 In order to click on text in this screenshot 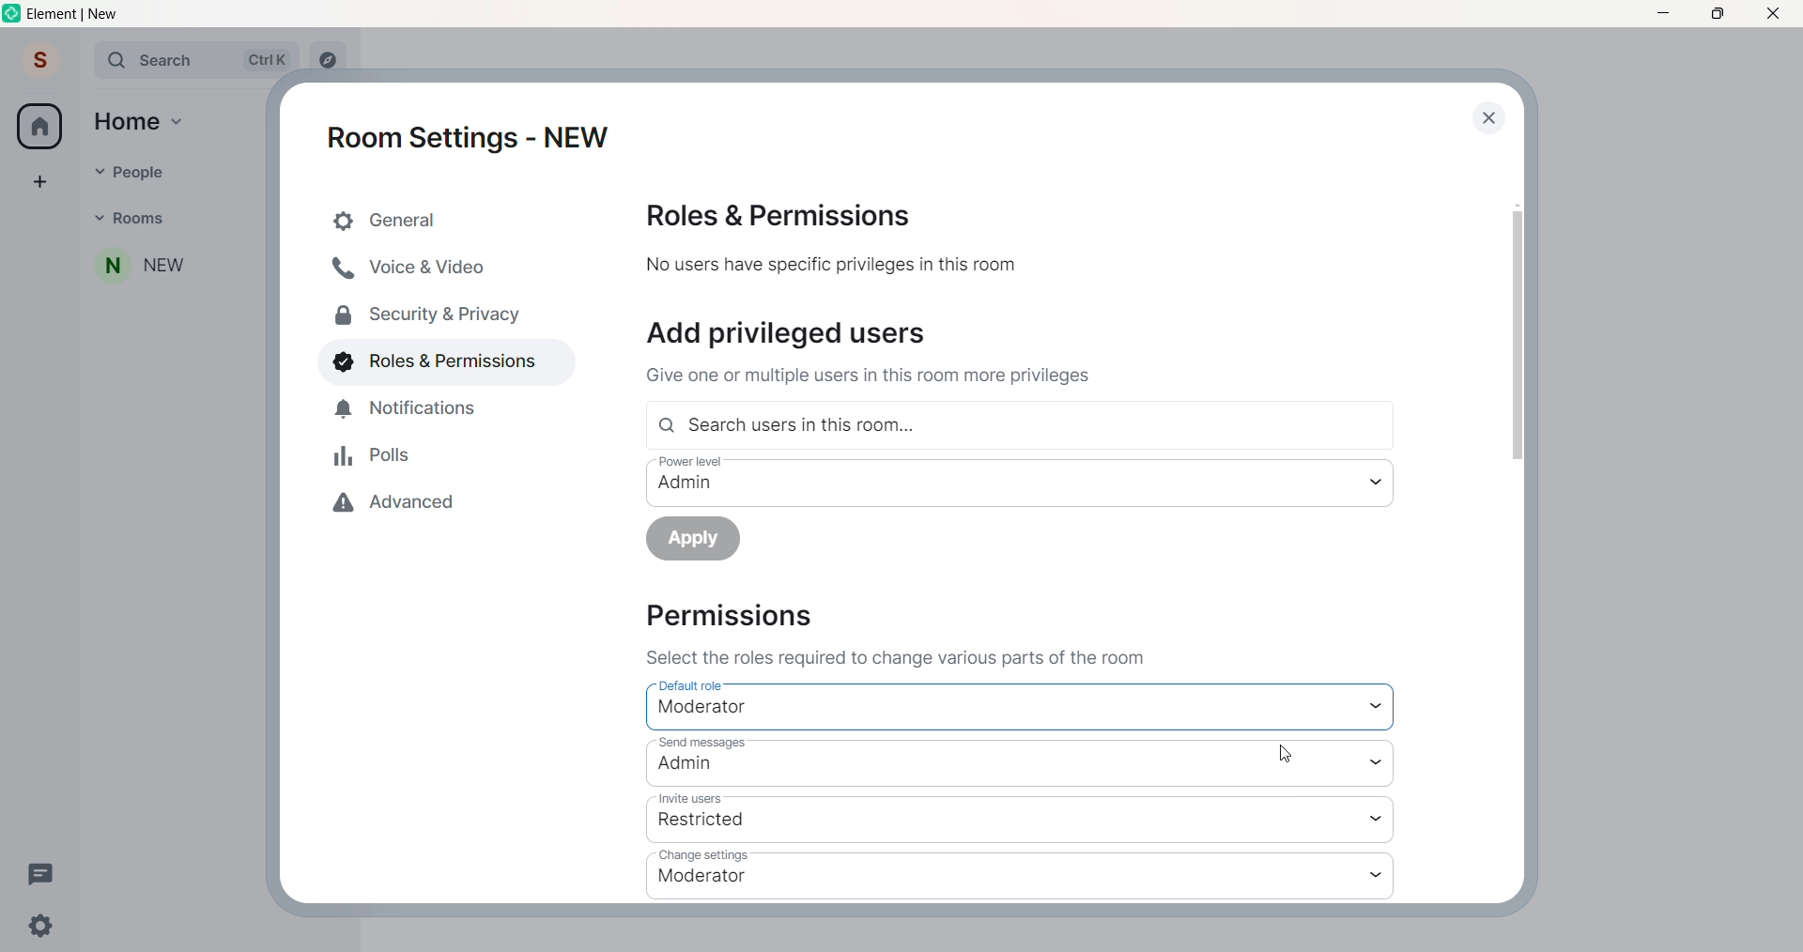, I will do `click(832, 266)`.